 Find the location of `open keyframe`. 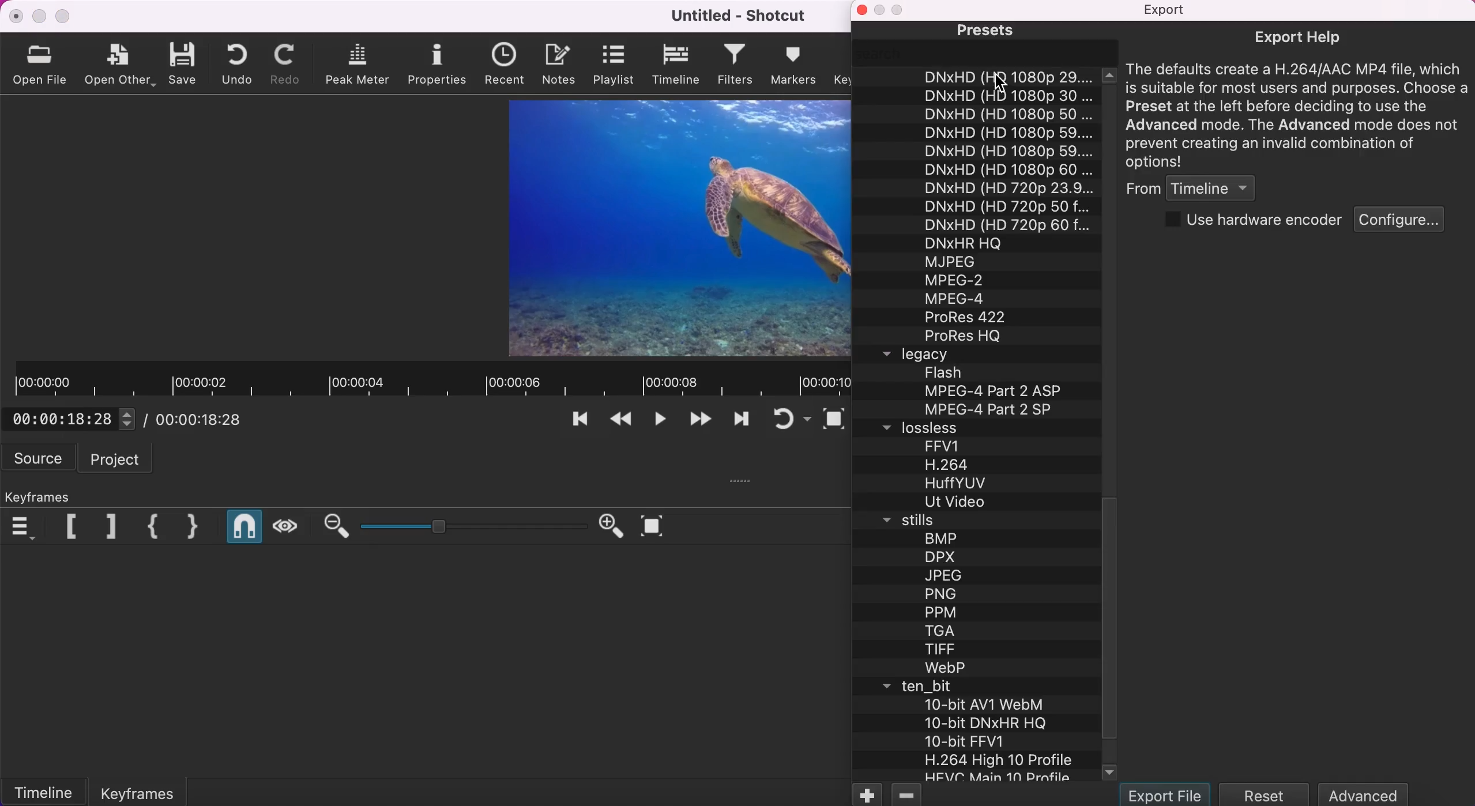

open keyframe is located at coordinates (148, 526).